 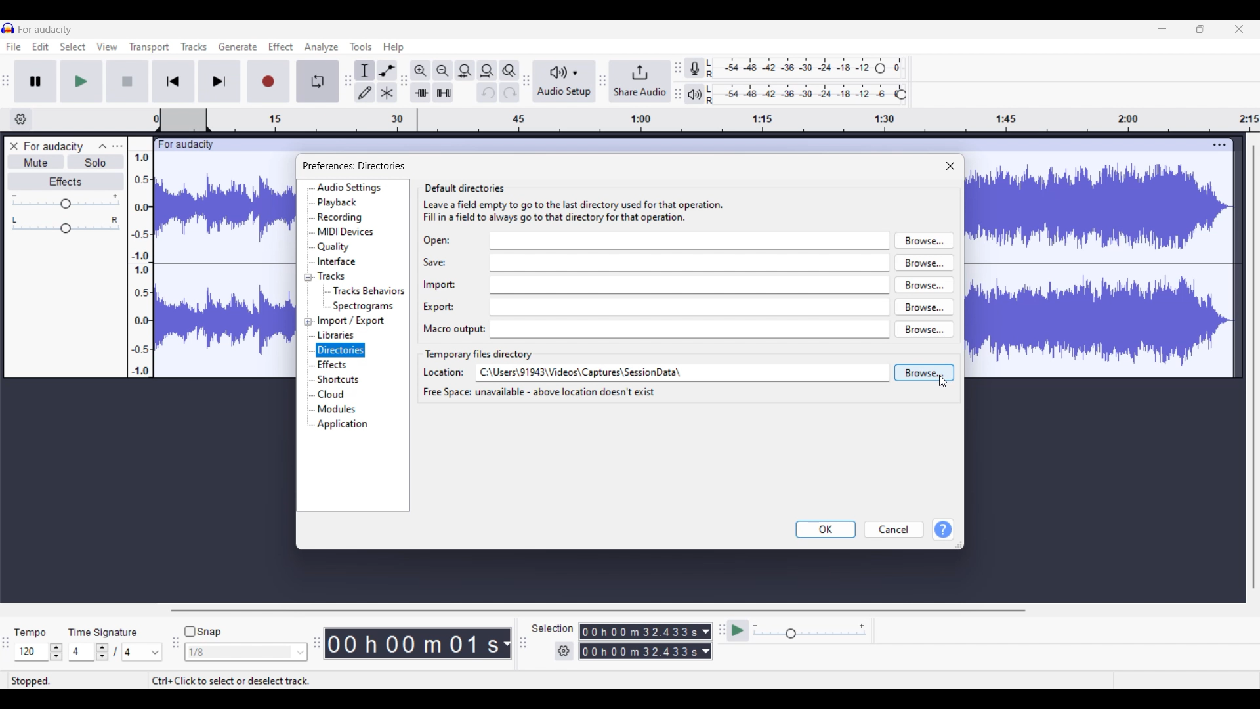 What do you see at coordinates (421, 71) in the screenshot?
I see `Zoom in` at bounding box center [421, 71].